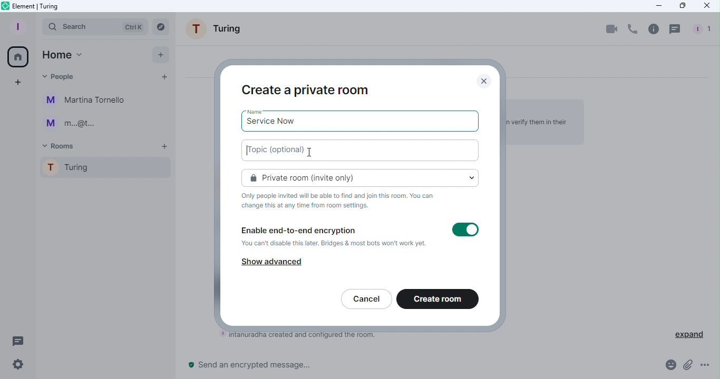 Image resolution: width=720 pixels, height=379 pixels. Describe the element at coordinates (163, 78) in the screenshot. I see `Start chat` at that location.